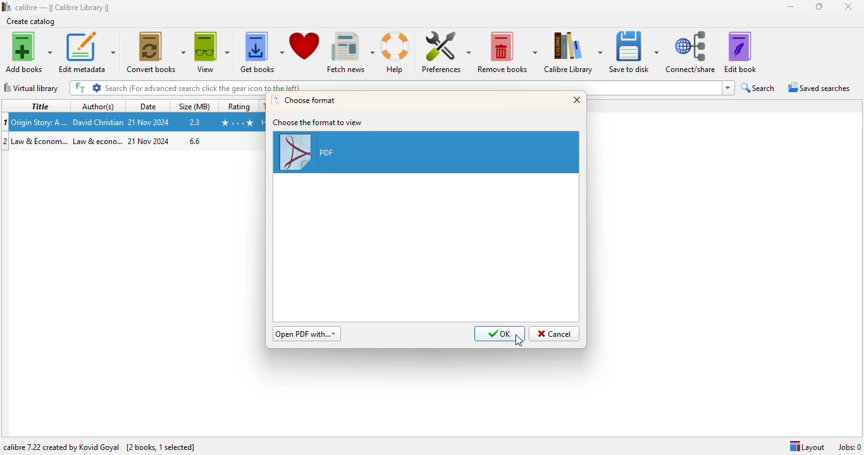 This screenshot has width=864, height=455. I want to click on date, so click(149, 122).